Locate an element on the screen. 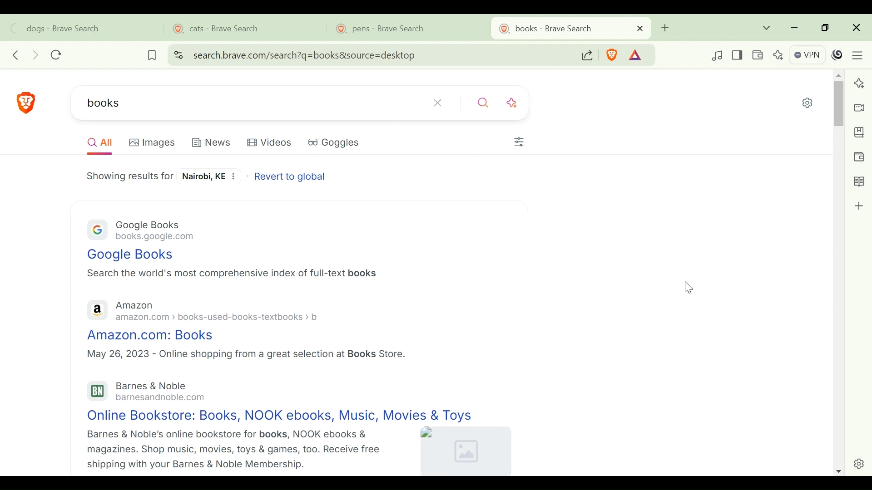 This screenshot has height=490, width=872. Google Books is located at coordinates (150, 224).